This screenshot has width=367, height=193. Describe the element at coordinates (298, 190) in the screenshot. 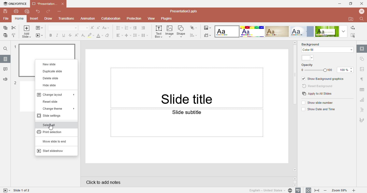

I see `Spell checking` at that location.